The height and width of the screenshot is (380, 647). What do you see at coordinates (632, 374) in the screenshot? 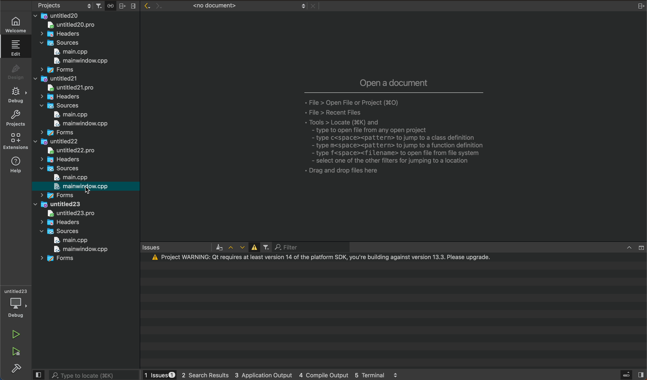
I see `close slide bar` at bounding box center [632, 374].